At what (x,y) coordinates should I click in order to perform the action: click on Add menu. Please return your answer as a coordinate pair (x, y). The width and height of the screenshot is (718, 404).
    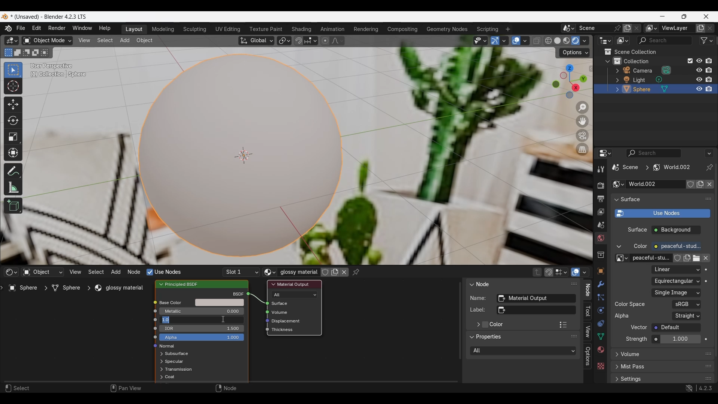
    Looking at the image, I should click on (125, 41).